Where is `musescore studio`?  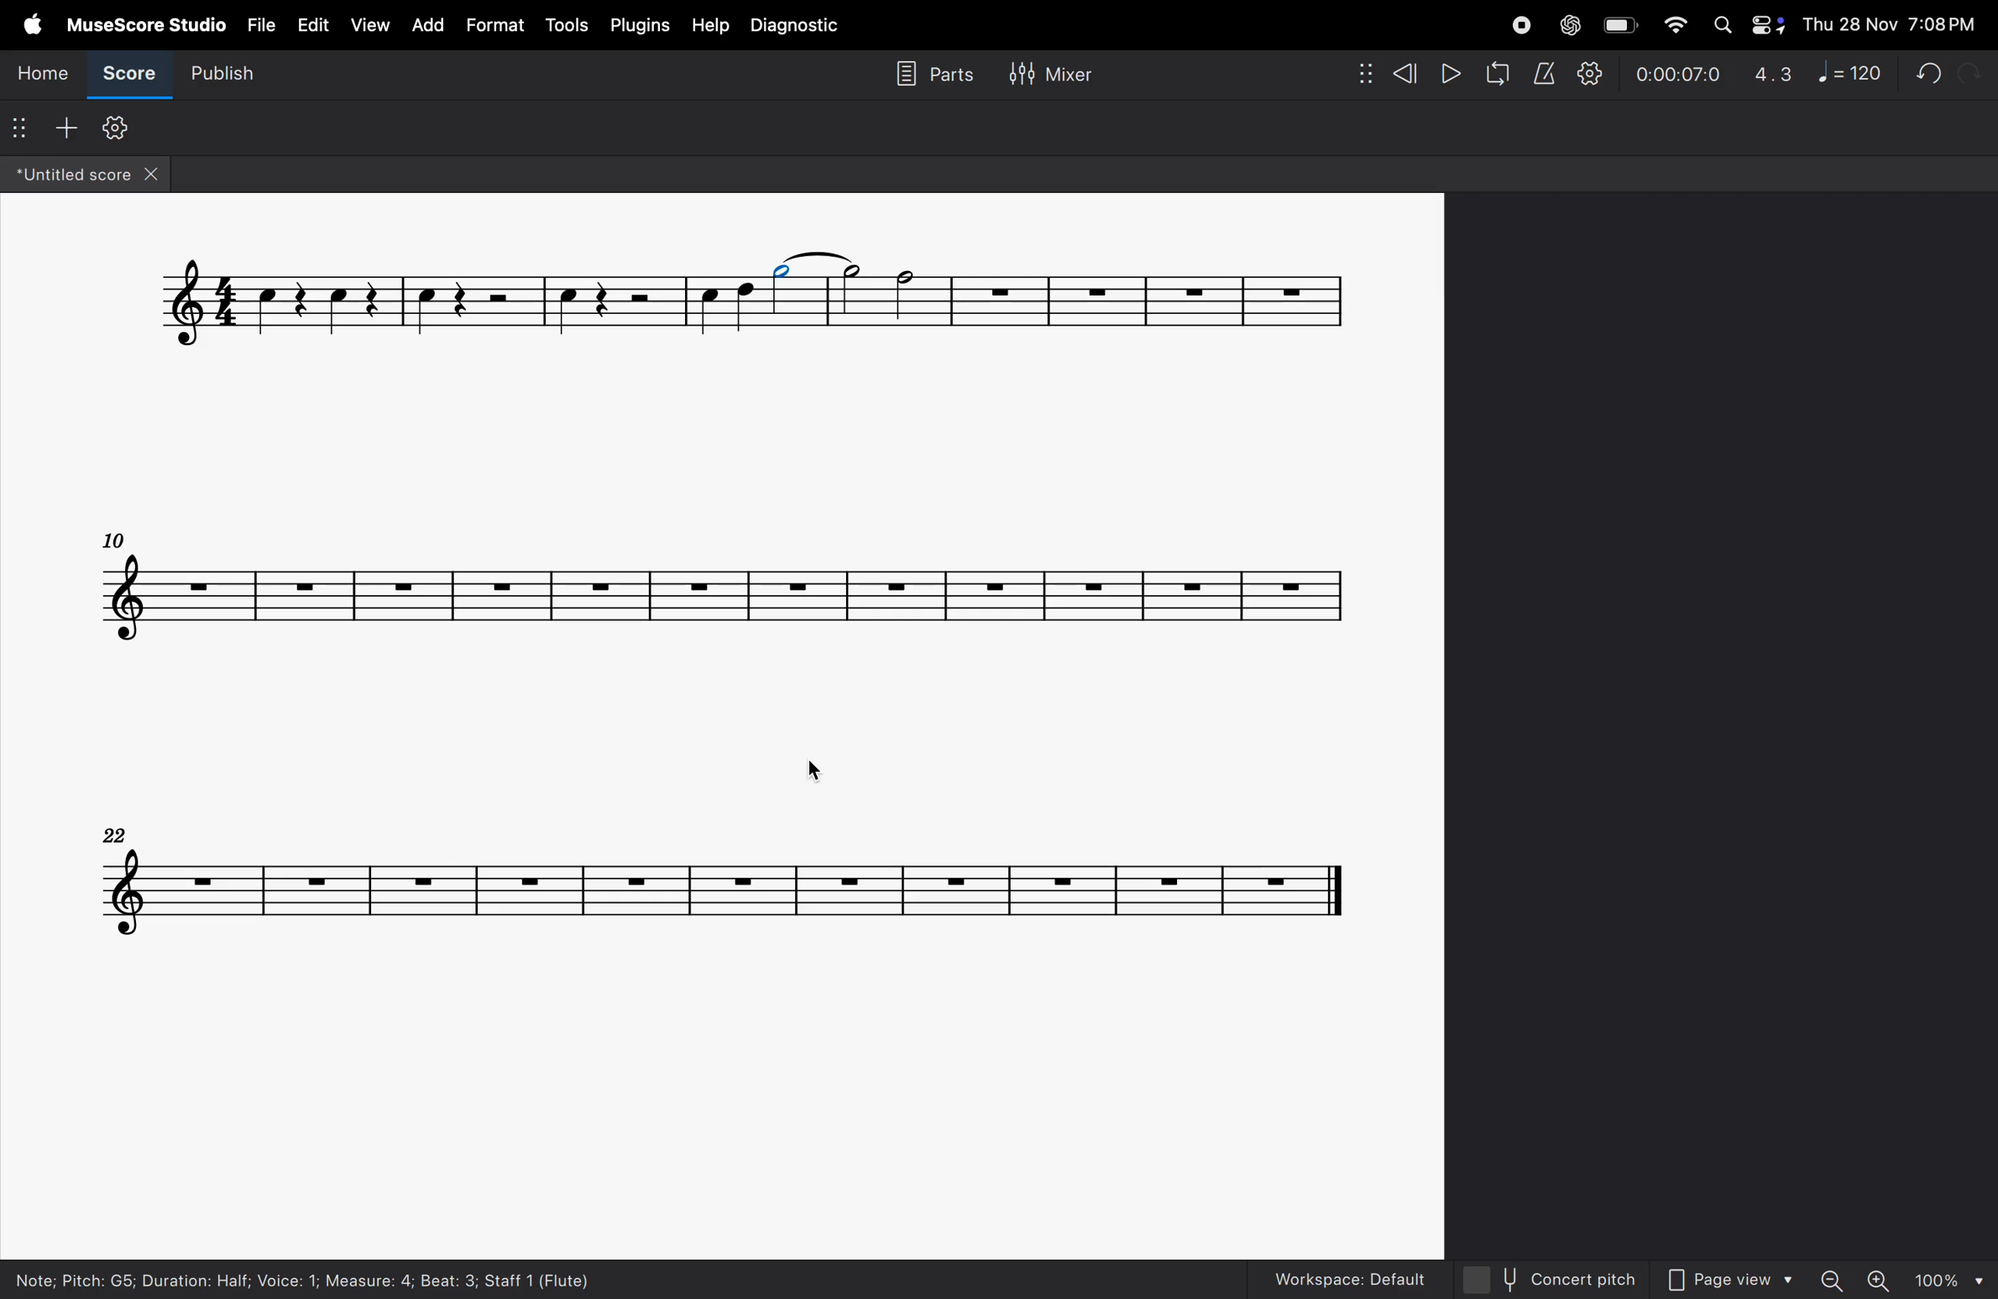
musescore studio is located at coordinates (147, 23).